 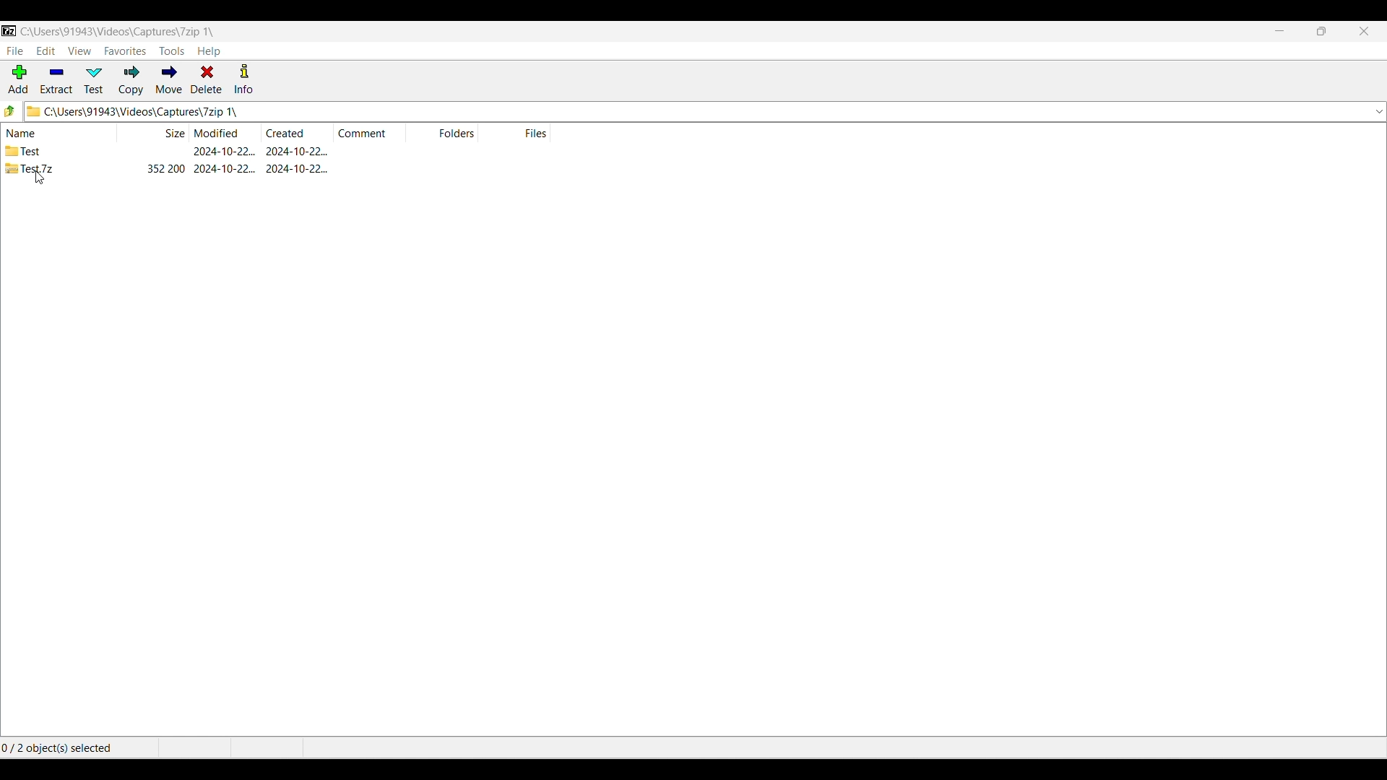 I want to click on Copy, so click(x=131, y=80).